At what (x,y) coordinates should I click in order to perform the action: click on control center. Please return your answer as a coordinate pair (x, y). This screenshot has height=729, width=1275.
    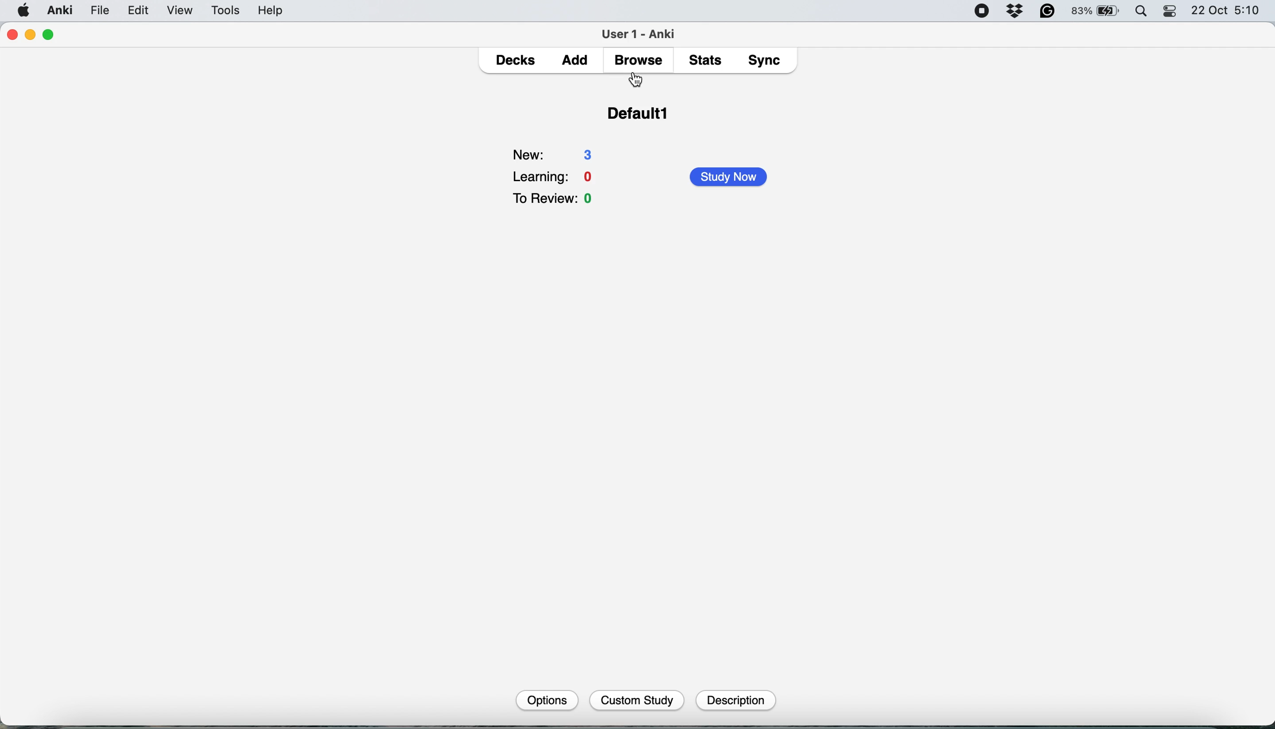
    Looking at the image, I should click on (1171, 12).